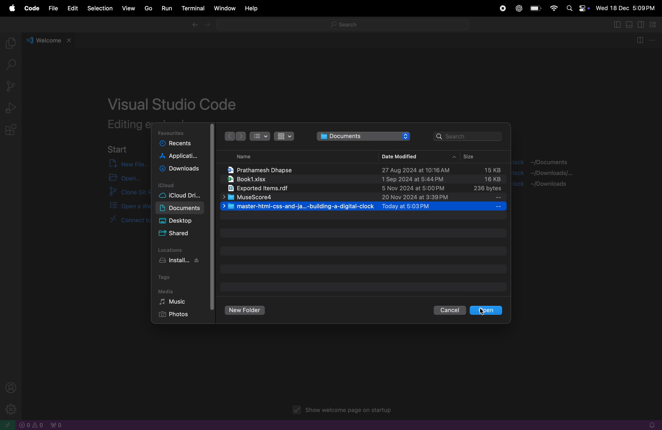  I want to click on view port, so click(56, 425).